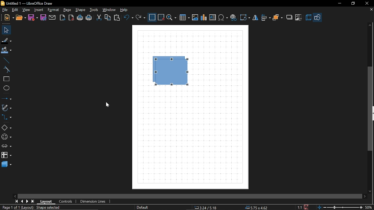  Describe the element at coordinates (195, 17) in the screenshot. I see `Insert image` at that location.